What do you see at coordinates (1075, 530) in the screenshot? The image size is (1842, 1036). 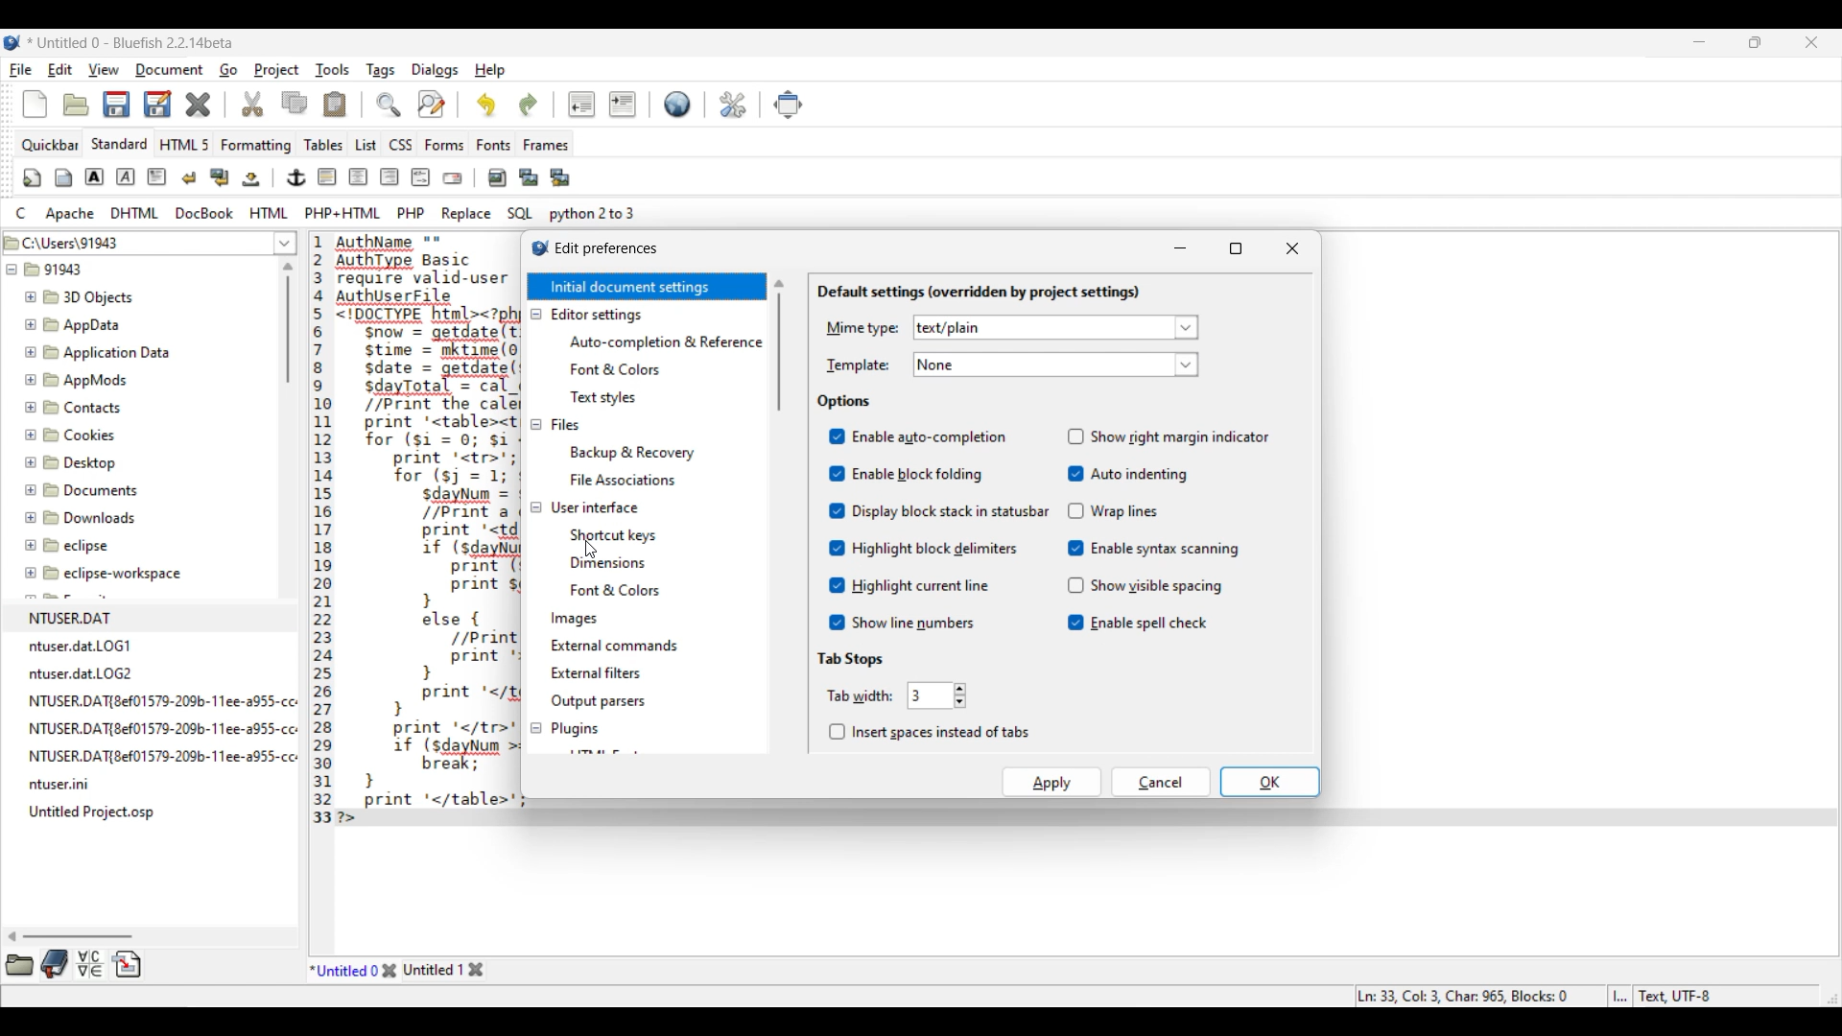 I see `Indicates toggle on/off` at bounding box center [1075, 530].